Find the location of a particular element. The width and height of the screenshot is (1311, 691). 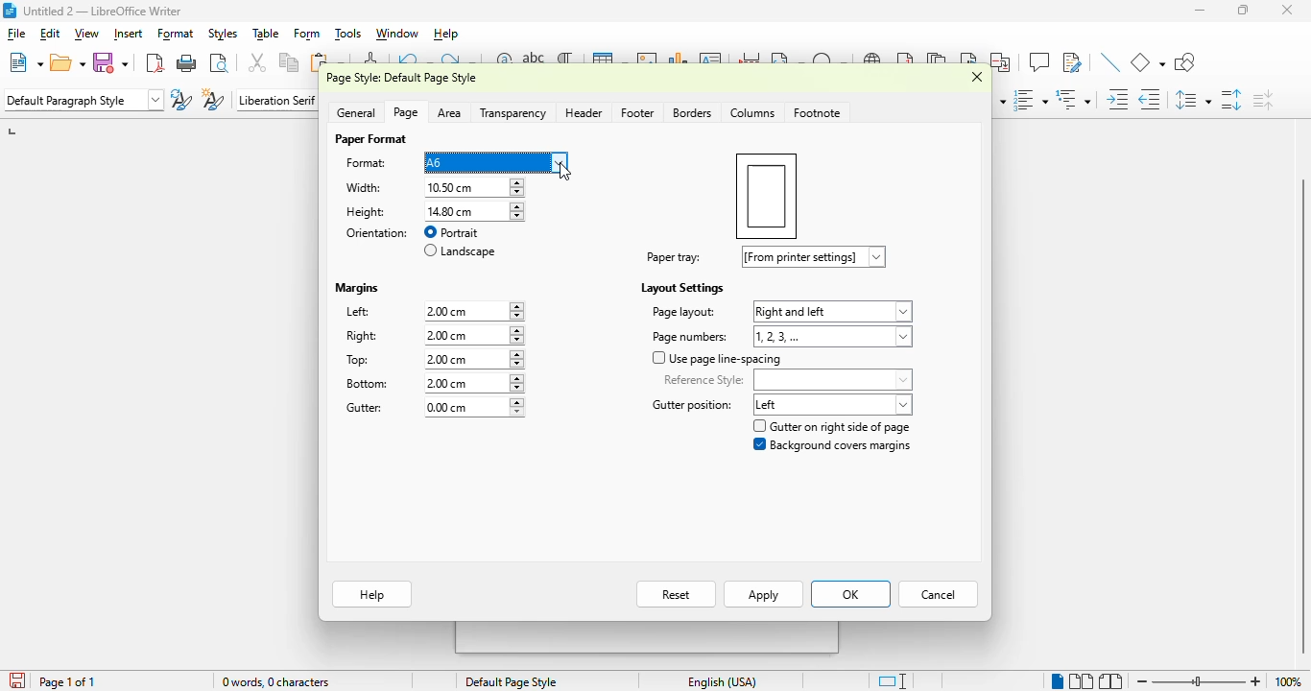

insert cross-reference is located at coordinates (999, 62).